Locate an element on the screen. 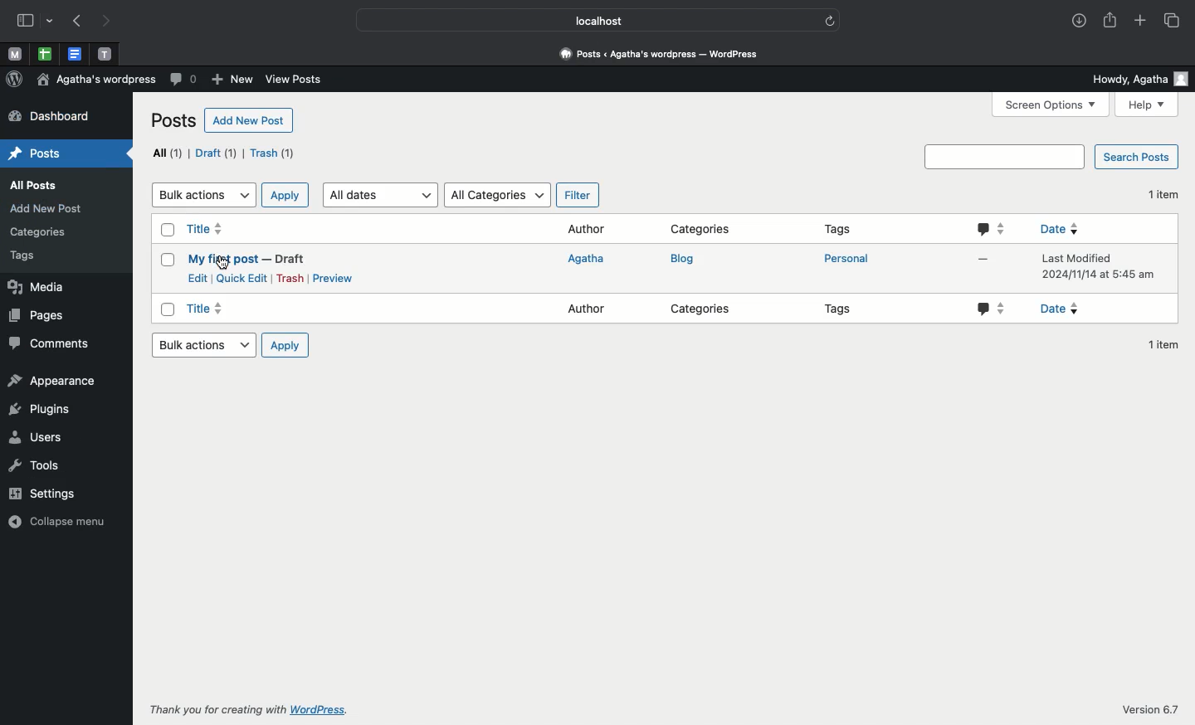  Settings is located at coordinates (41, 494).